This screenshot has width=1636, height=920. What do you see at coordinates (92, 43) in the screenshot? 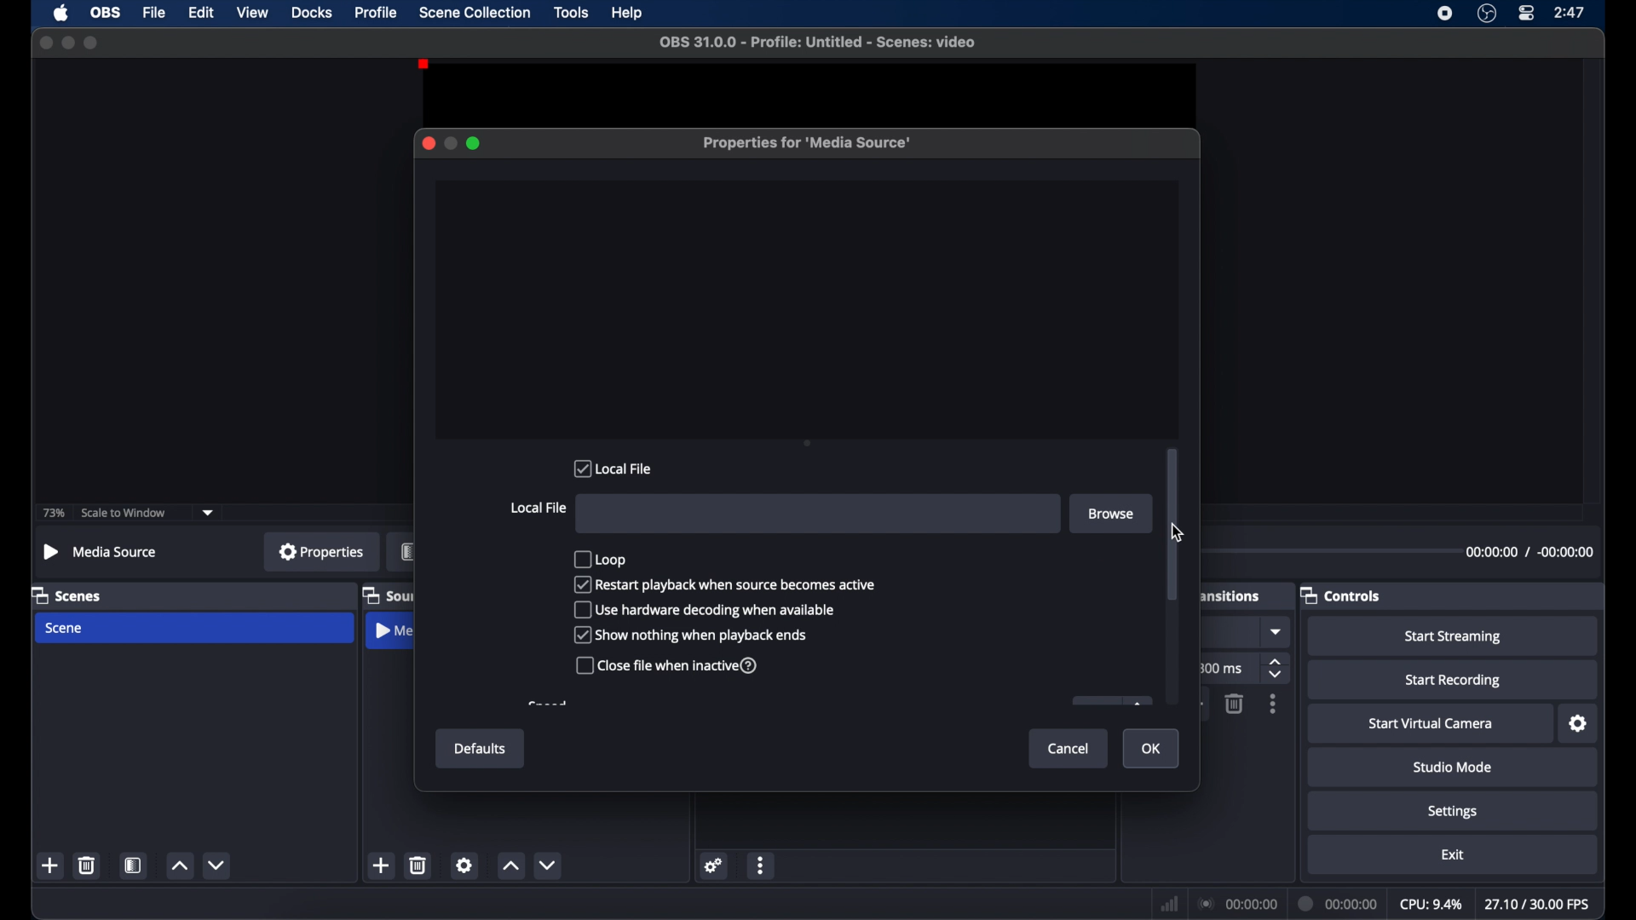
I see `maximize` at bounding box center [92, 43].